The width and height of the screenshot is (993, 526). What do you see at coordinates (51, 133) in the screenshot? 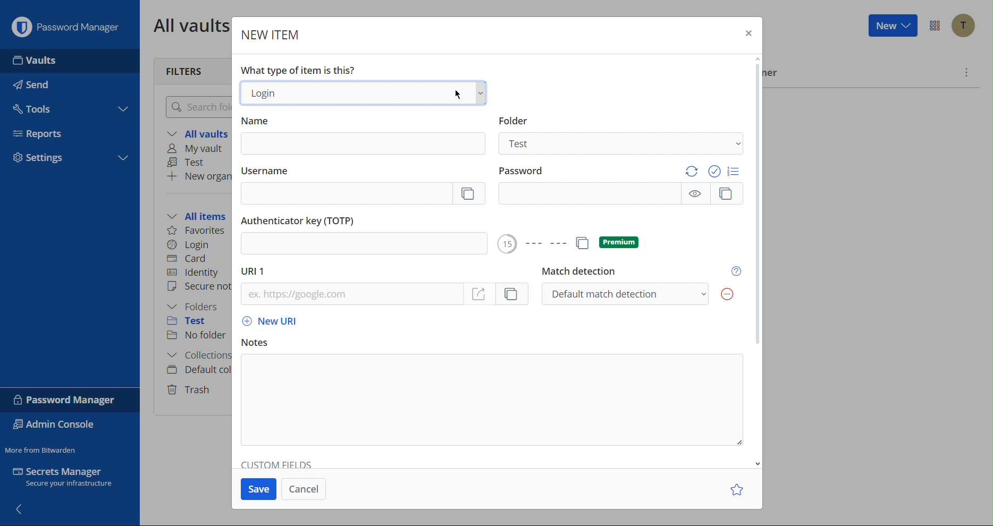
I see `Reports` at bounding box center [51, 133].